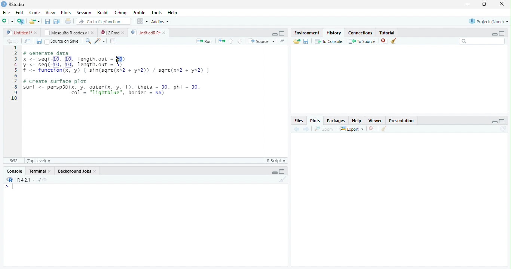  Describe the element at coordinates (120, 12) in the screenshot. I see `Debug` at that location.